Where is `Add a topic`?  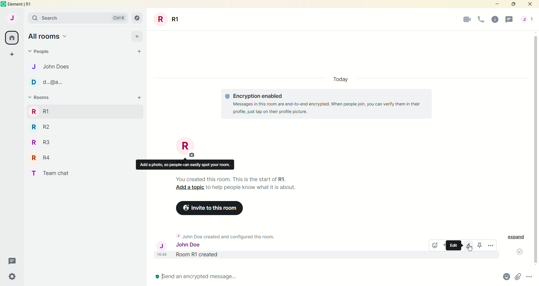 Add a topic is located at coordinates (187, 187).